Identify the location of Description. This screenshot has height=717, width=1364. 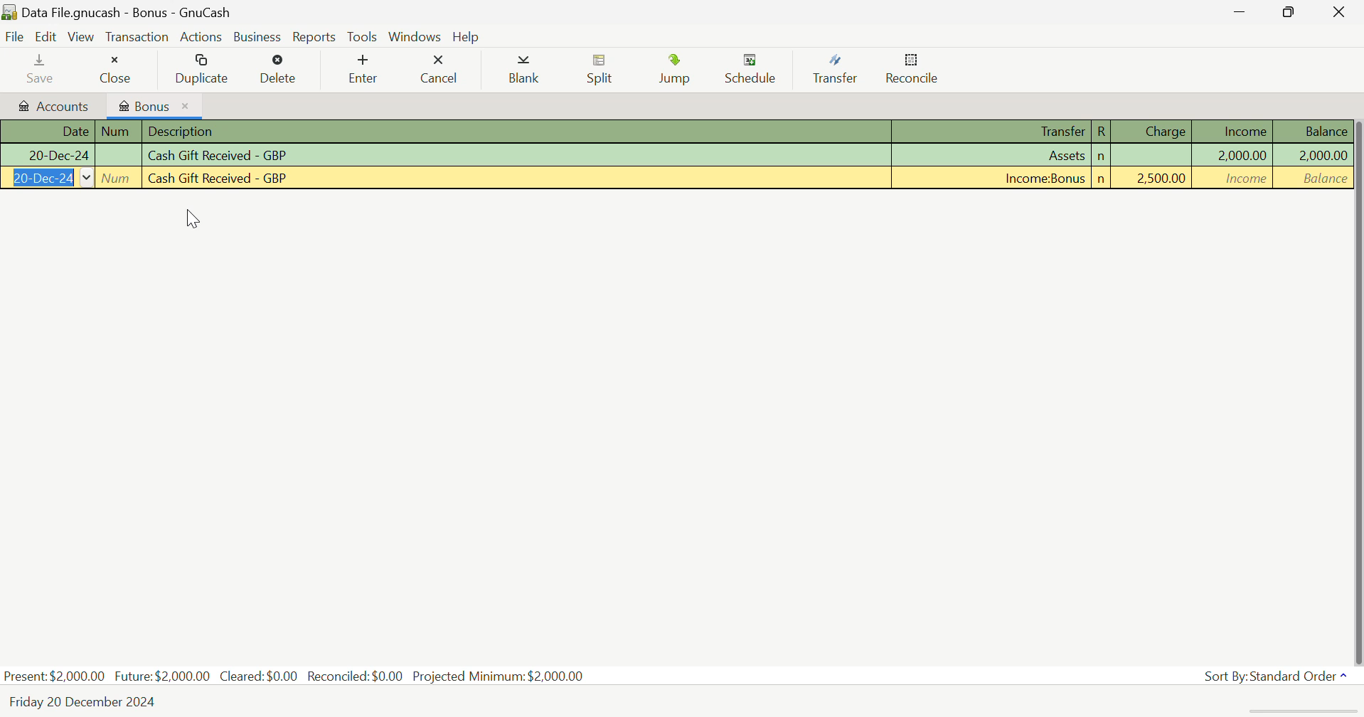
(516, 179).